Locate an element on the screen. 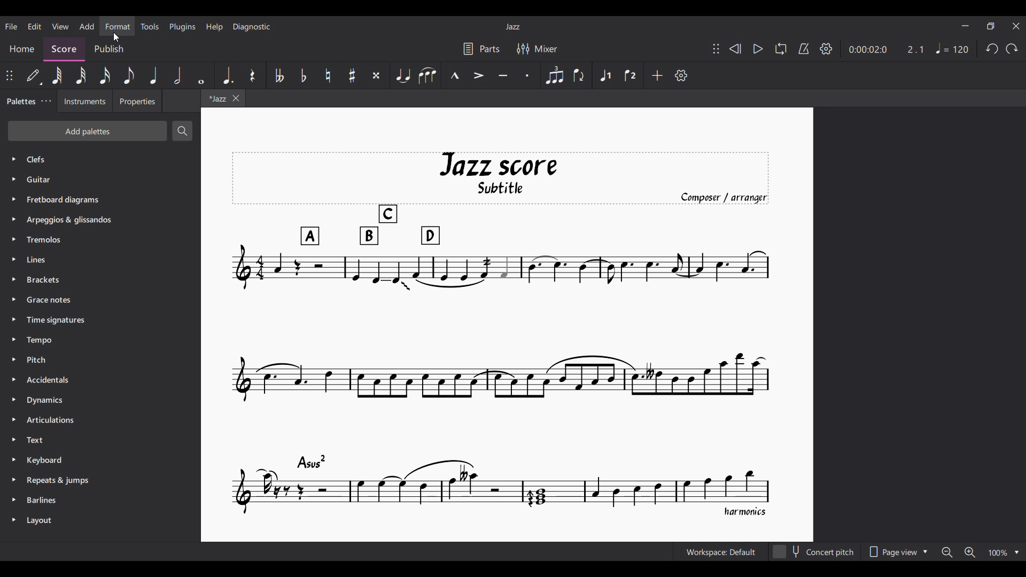 This screenshot has height=577, width=1026. Page view options is located at coordinates (898, 551).